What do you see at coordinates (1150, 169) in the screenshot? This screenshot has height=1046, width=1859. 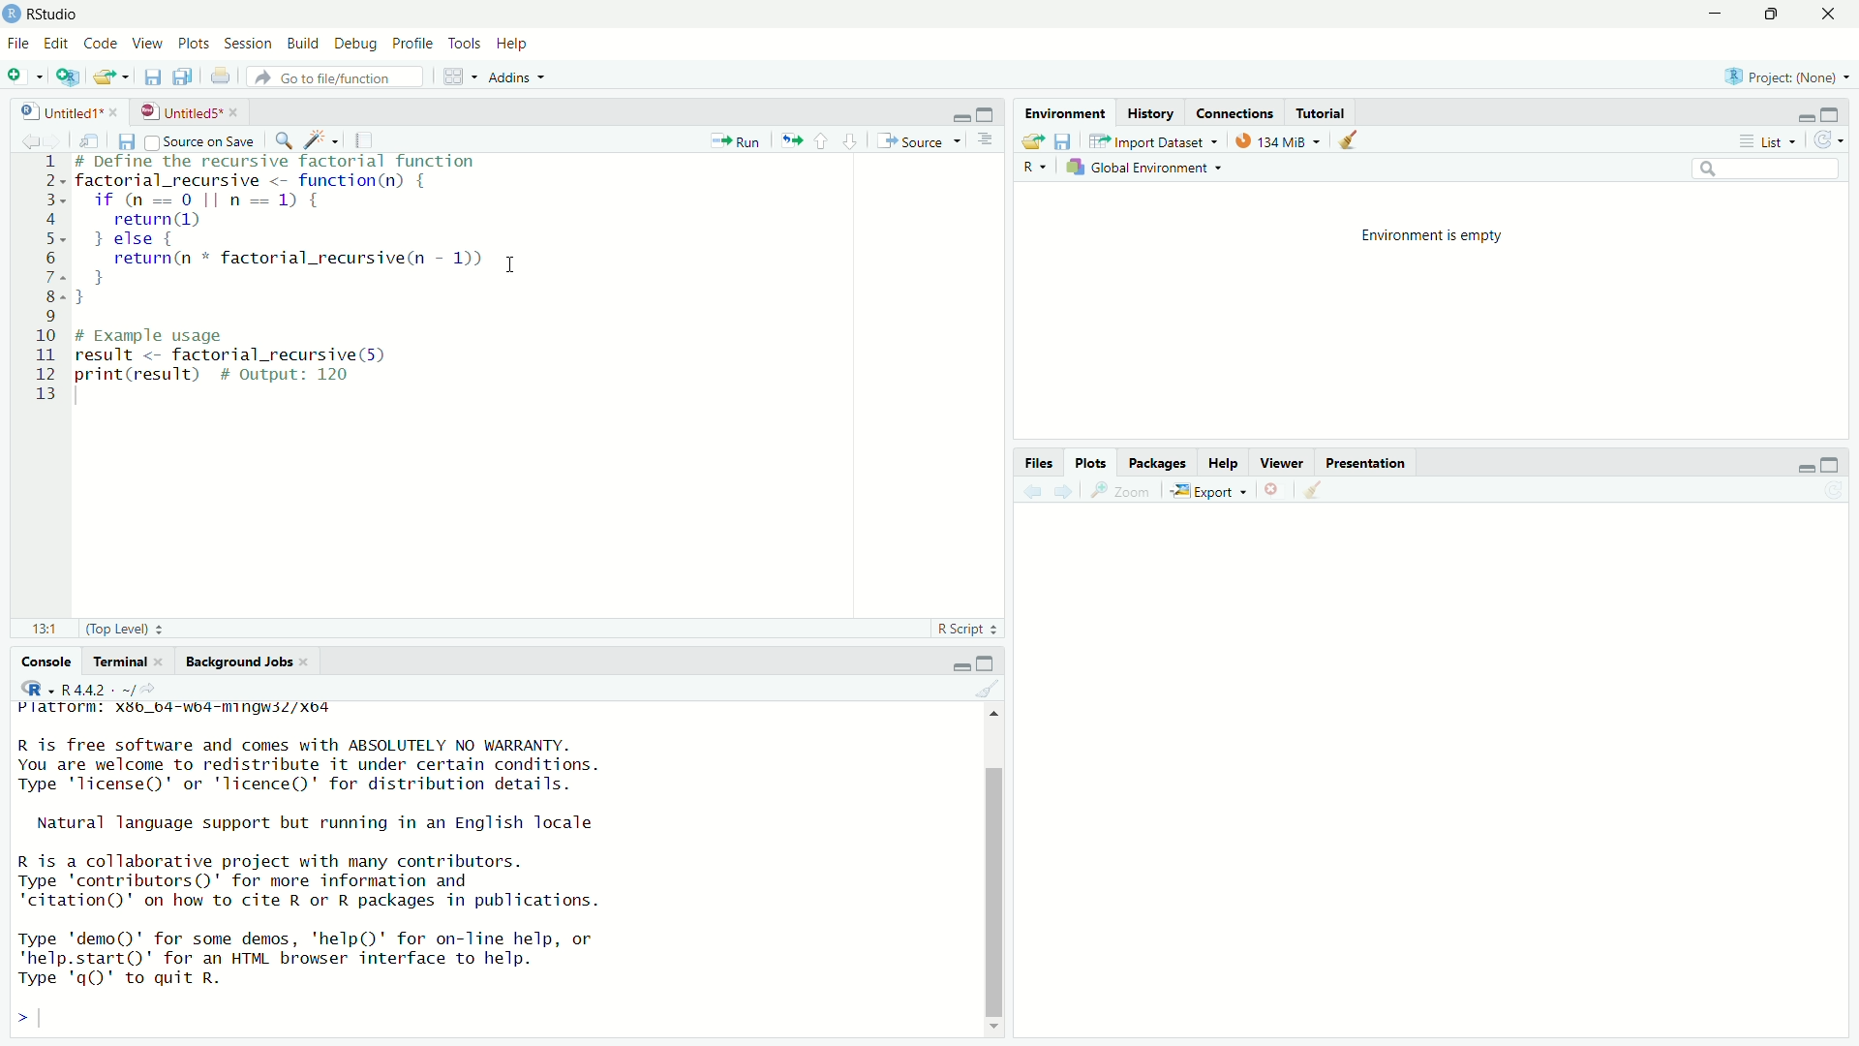 I see `Global Environment` at bounding box center [1150, 169].